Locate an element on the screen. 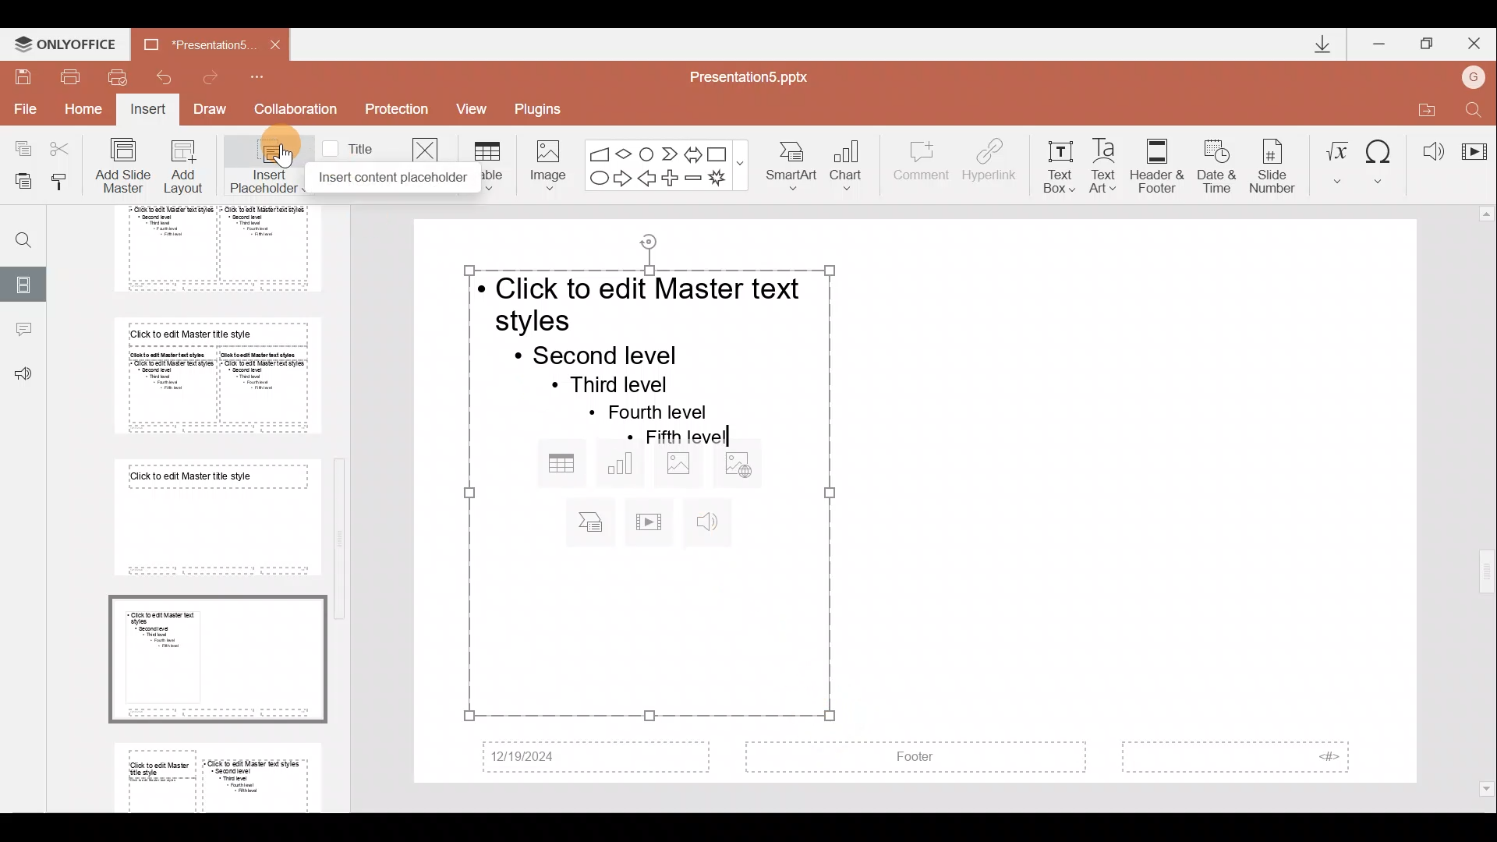 Image resolution: width=1497 pixels, height=842 pixels. Save is located at coordinates (23, 75).